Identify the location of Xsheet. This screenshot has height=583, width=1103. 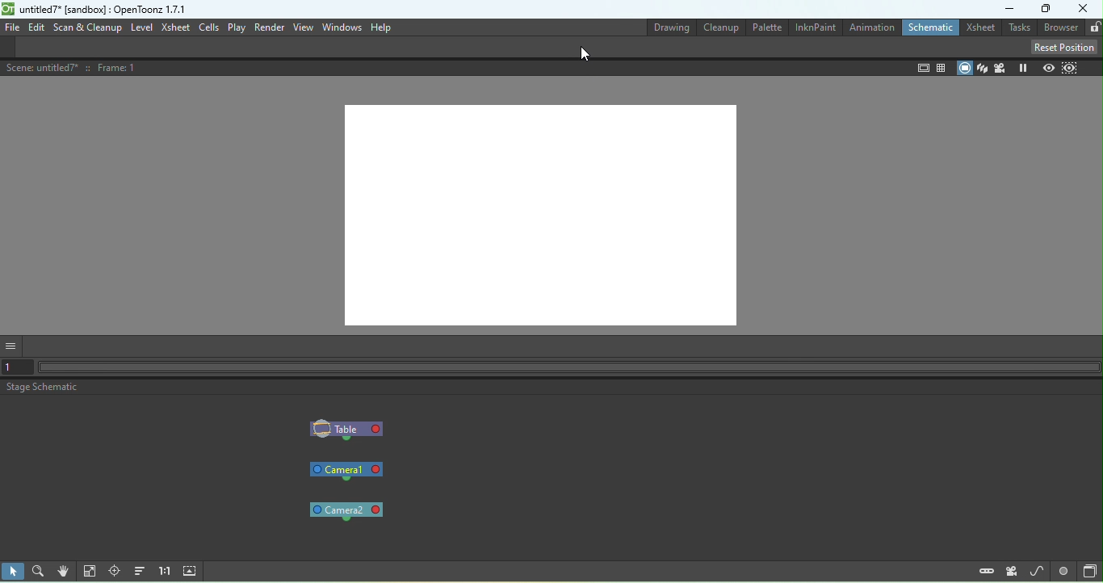
(982, 27).